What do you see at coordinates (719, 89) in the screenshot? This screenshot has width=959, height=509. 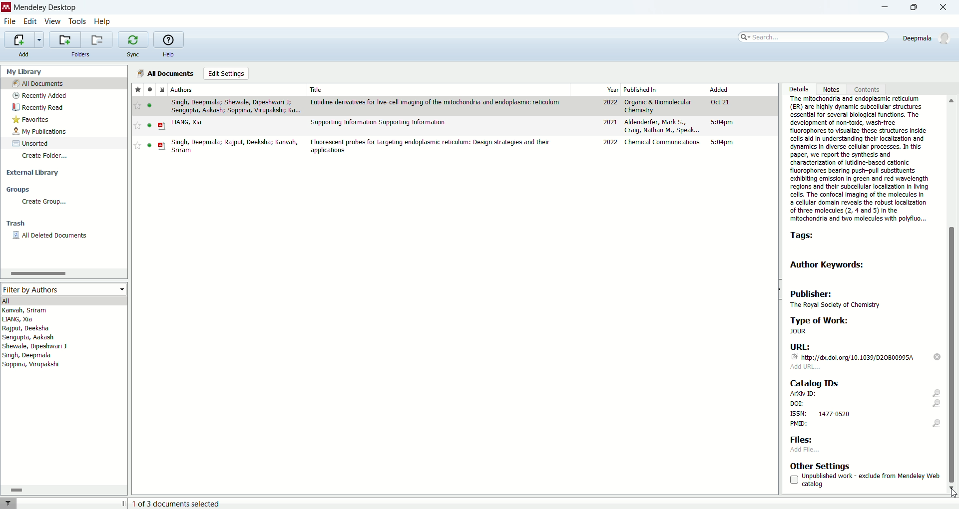 I see `added` at bounding box center [719, 89].